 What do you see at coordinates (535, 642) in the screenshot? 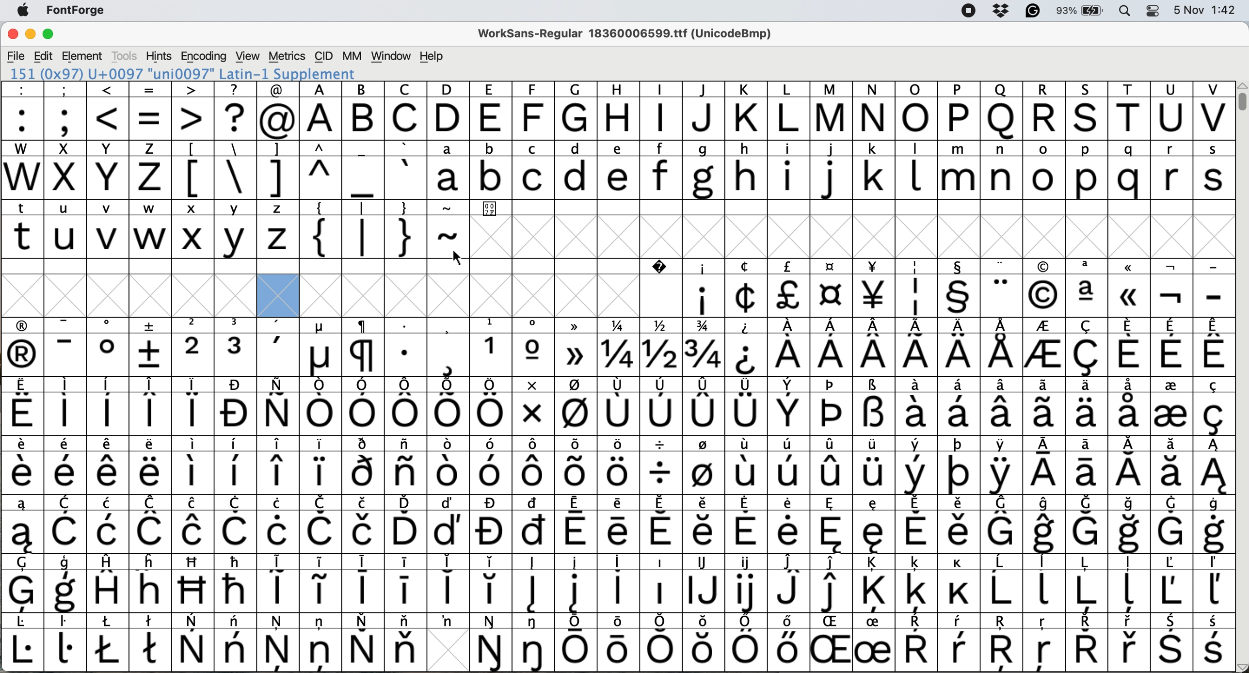
I see `symbol` at bounding box center [535, 642].